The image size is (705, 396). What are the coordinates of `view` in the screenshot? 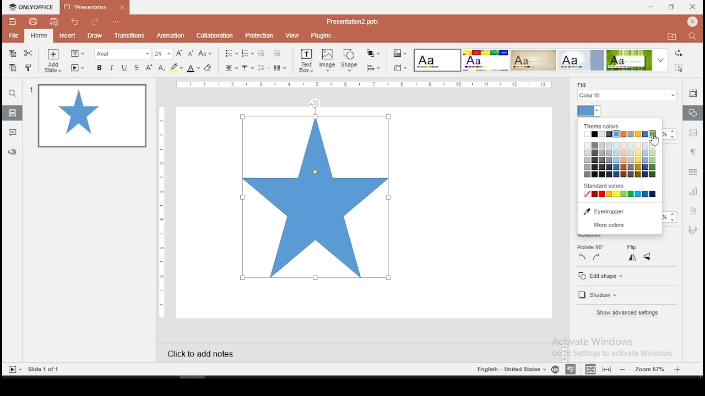 It's located at (291, 36).